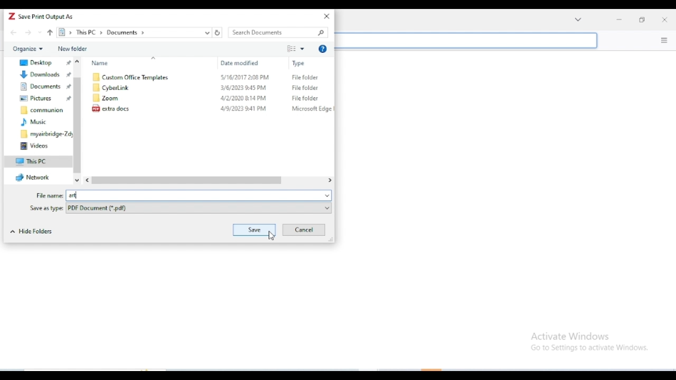 The width and height of the screenshot is (676, 380). What do you see at coordinates (323, 49) in the screenshot?
I see `get help` at bounding box center [323, 49].